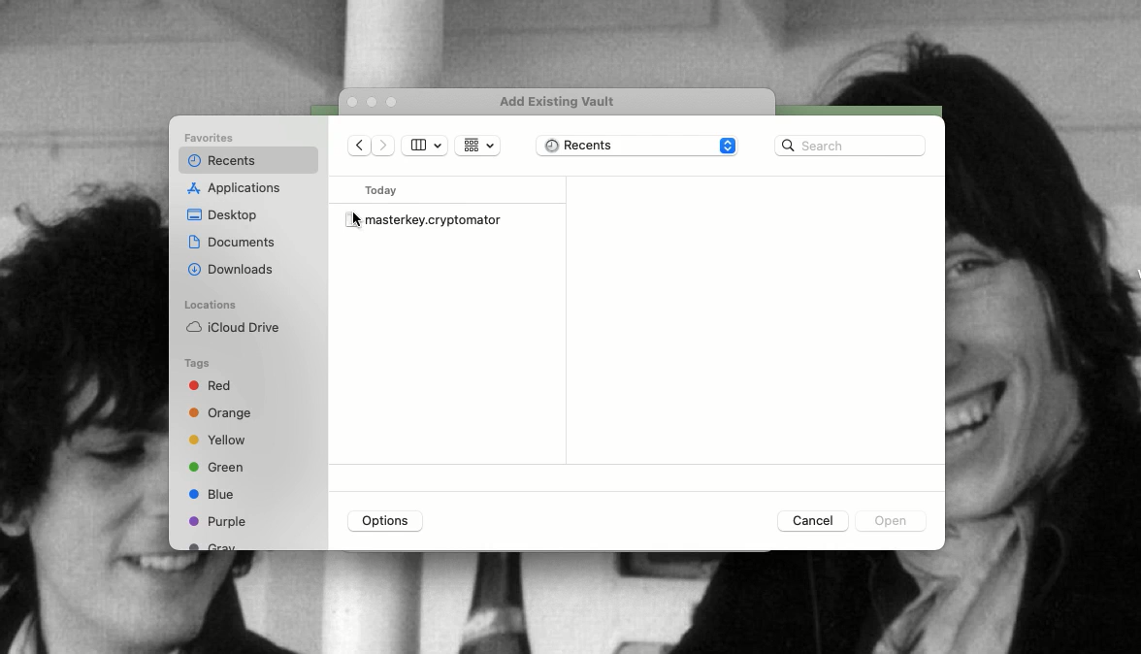  I want to click on Desktop, so click(223, 216).